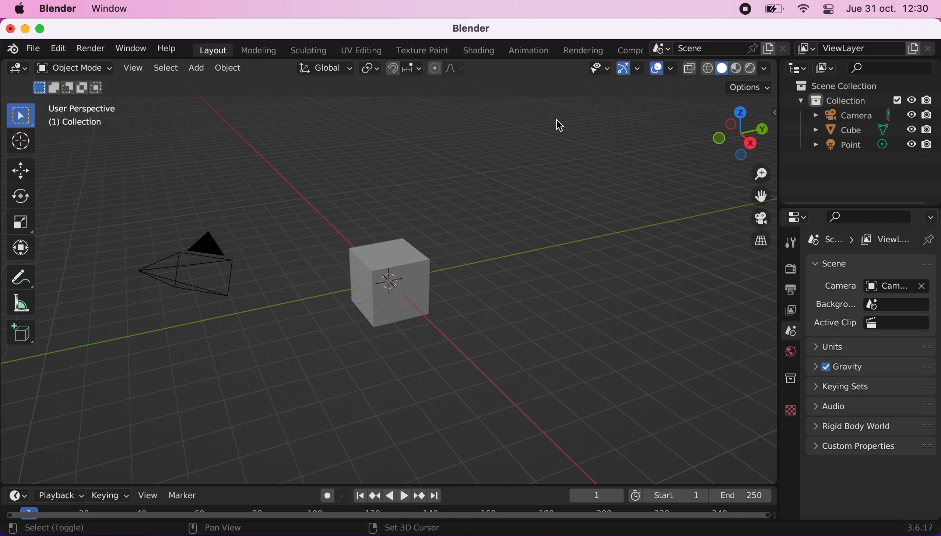 Image resolution: width=941 pixels, height=536 pixels. What do you see at coordinates (832, 99) in the screenshot?
I see `collection` at bounding box center [832, 99].